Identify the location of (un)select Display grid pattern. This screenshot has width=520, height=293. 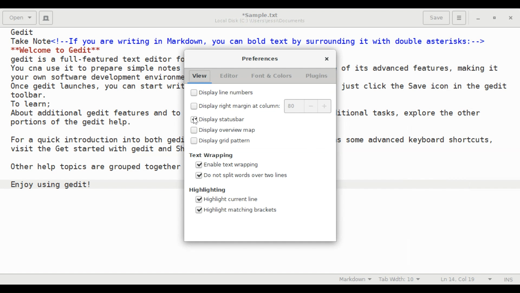
(223, 141).